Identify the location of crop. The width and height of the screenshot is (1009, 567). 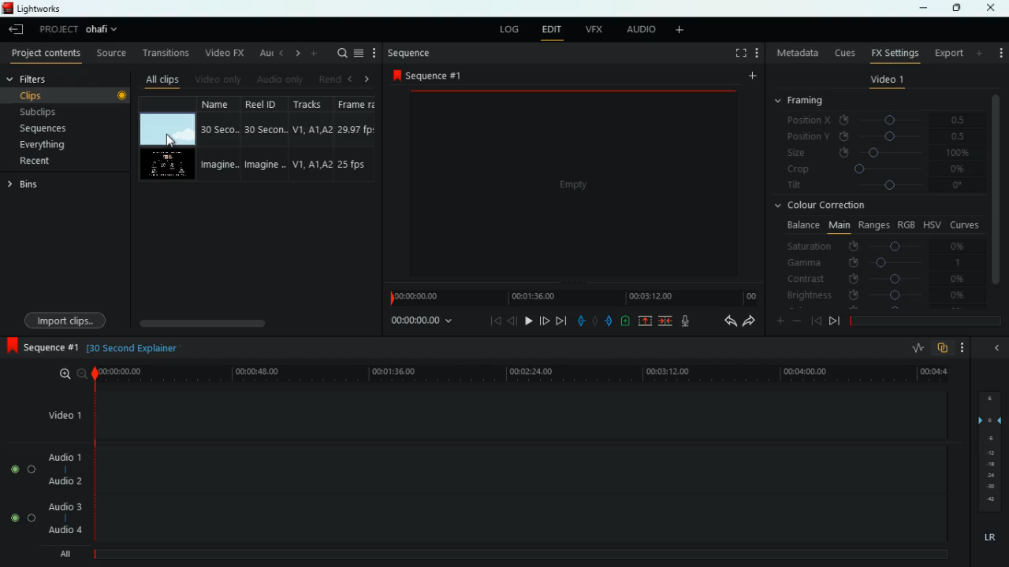
(877, 171).